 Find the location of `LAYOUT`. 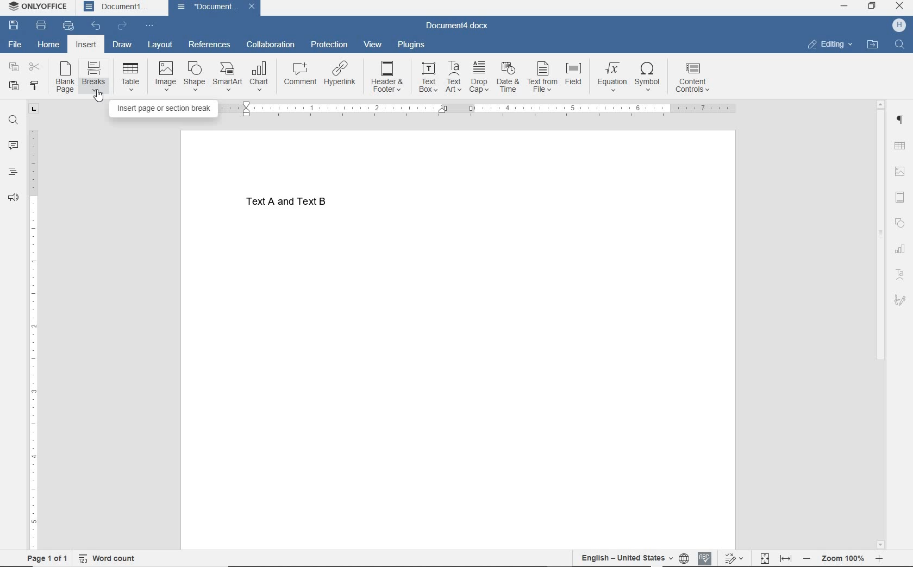

LAYOUT is located at coordinates (161, 45).